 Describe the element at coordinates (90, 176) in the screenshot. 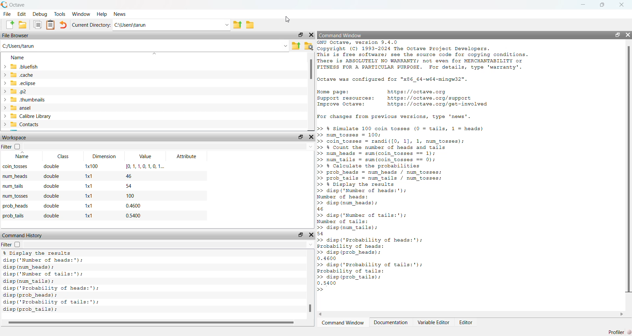

I see `1x1` at that location.